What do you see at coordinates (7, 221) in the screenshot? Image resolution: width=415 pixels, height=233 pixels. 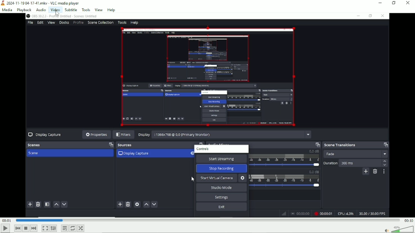 I see `Elapsed time` at bounding box center [7, 221].